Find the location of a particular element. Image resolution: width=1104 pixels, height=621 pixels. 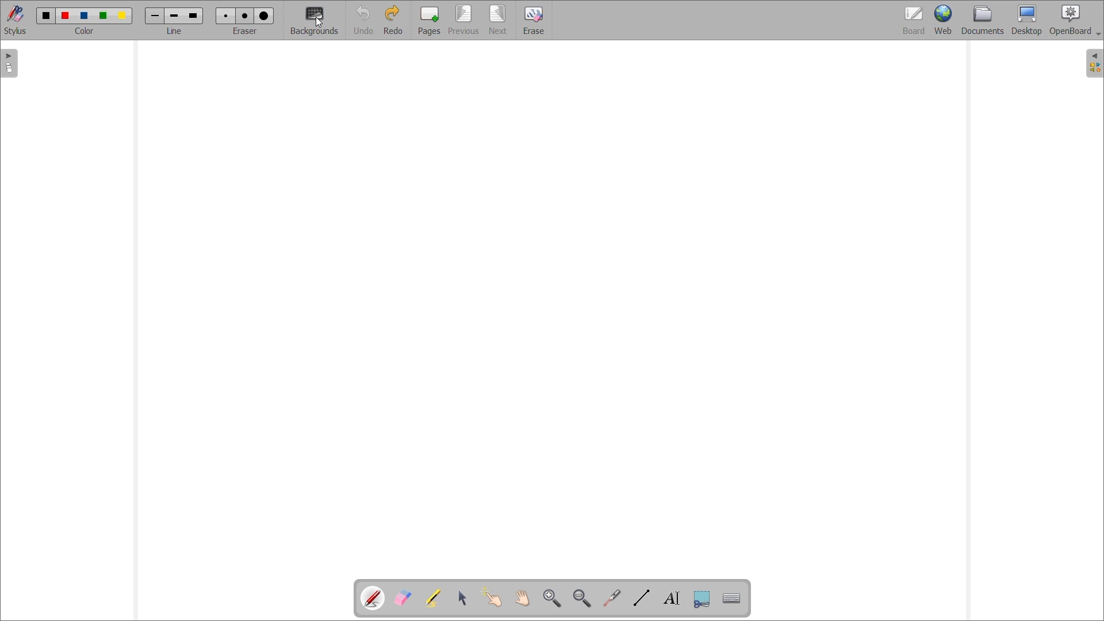

Eraser thickness options is located at coordinates (245, 16).